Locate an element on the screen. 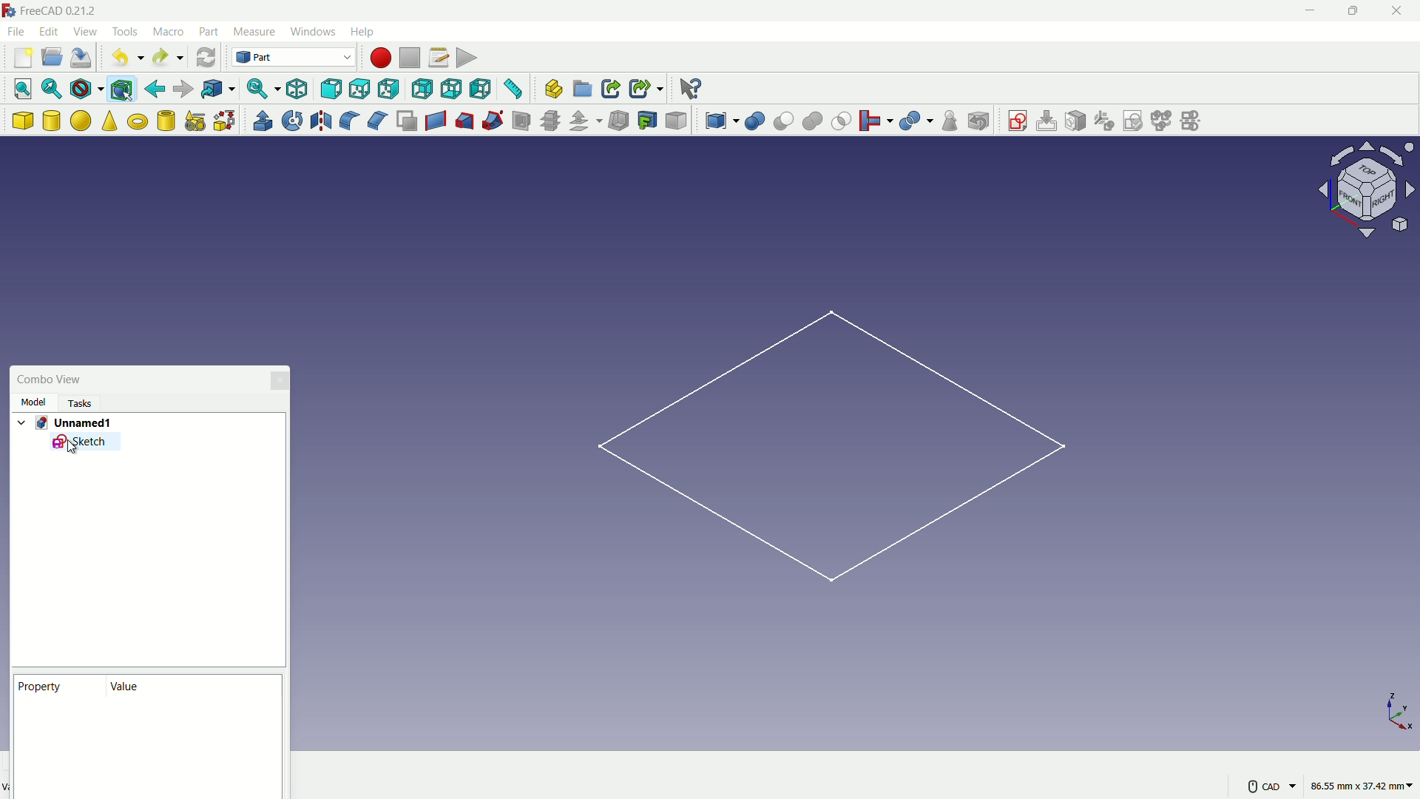  extrude is located at coordinates (263, 120).